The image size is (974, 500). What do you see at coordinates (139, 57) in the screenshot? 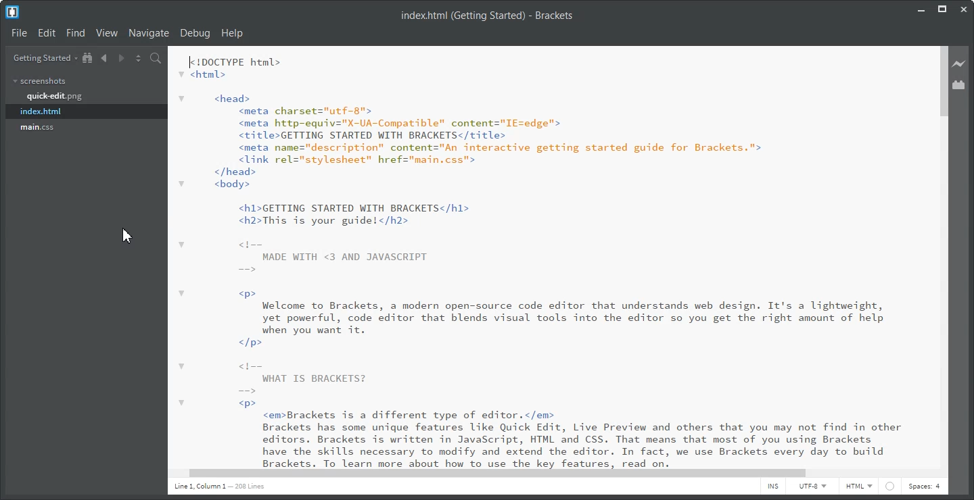
I see `Split the editor vertically and Horizontally` at bounding box center [139, 57].